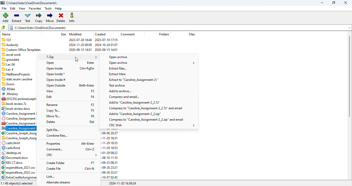 Image resolution: width=352 pixels, height=186 pixels. Describe the element at coordinates (180, 27) in the screenshot. I see `folder` at that location.